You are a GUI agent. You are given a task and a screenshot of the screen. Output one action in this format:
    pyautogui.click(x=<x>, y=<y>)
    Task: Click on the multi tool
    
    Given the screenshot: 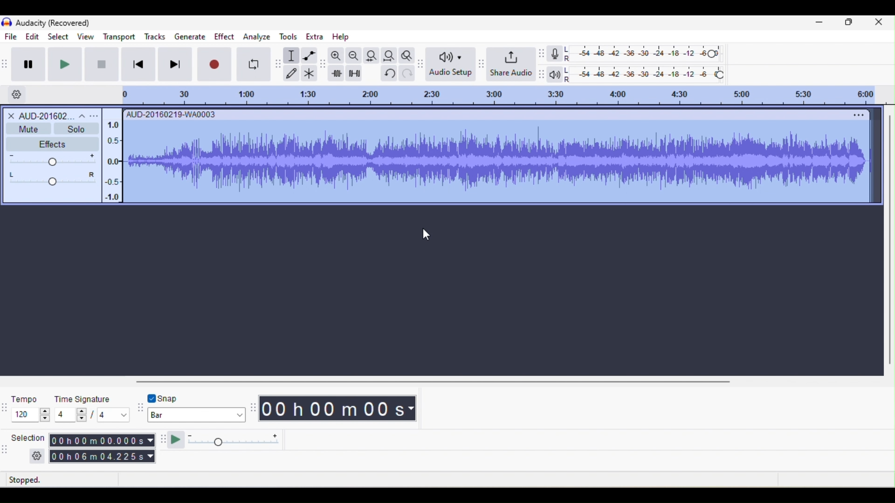 What is the action you would take?
    pyautogui.click(x=309, y=73)
    